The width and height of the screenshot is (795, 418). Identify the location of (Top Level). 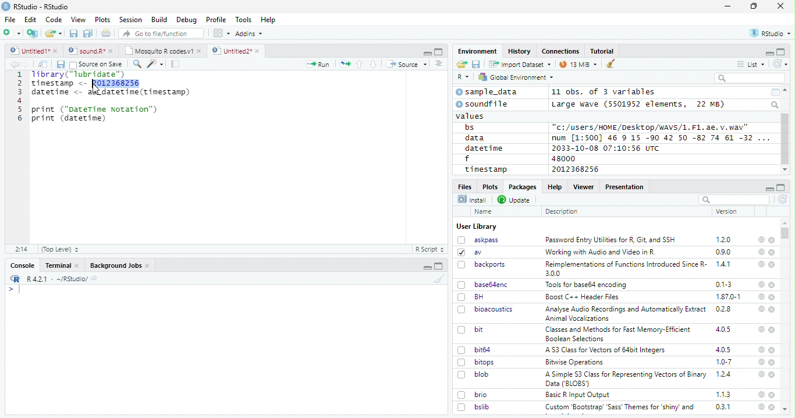
(59, 249).